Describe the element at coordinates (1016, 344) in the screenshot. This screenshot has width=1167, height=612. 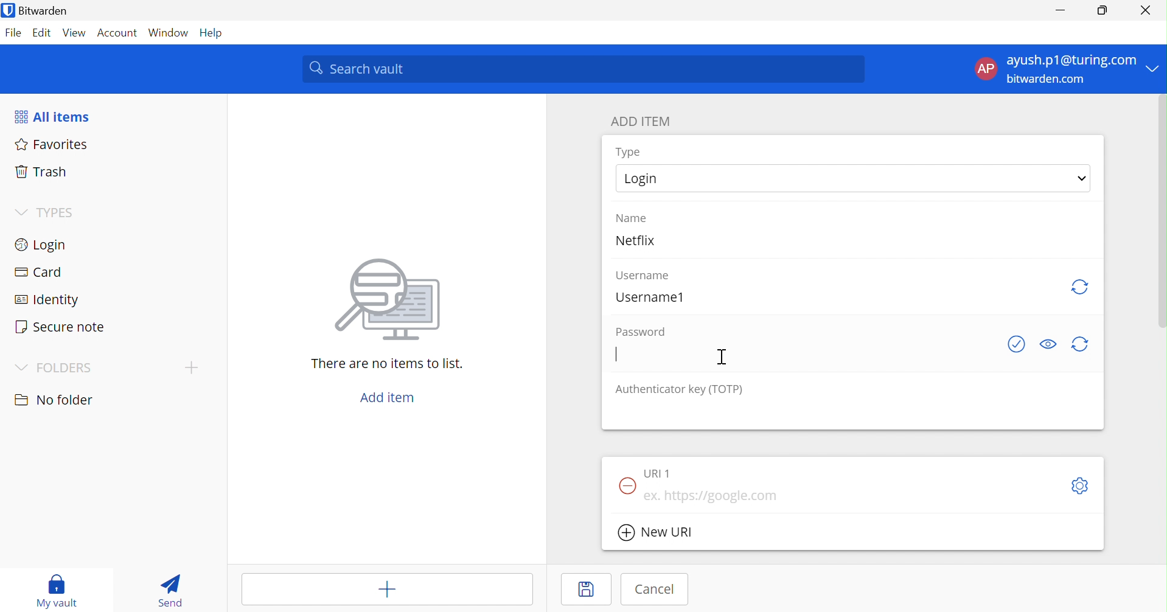
I see `Check if password as been exposed` at that location.